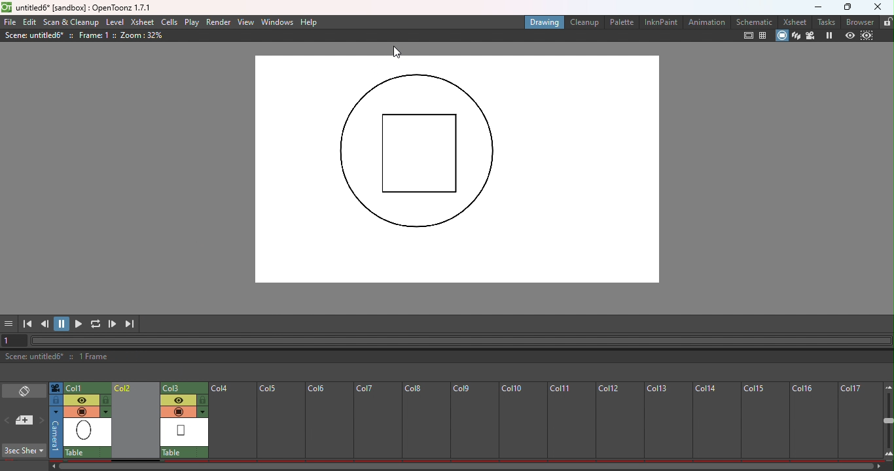 Image resolution: width=894 pixels, height=471 pixels. What do you see at coordinates (888, 421) in the screenshot?
I see `Zoom in/out` at bounding box center [888, 421].